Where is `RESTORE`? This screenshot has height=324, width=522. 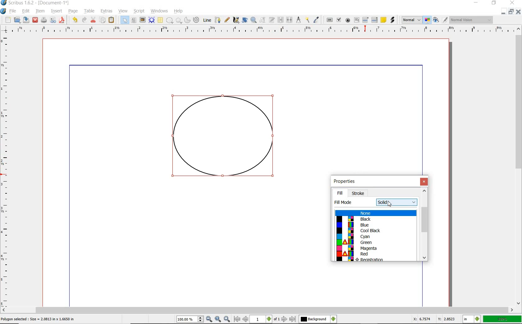
RESTORE is located at coordinates (511, 12).